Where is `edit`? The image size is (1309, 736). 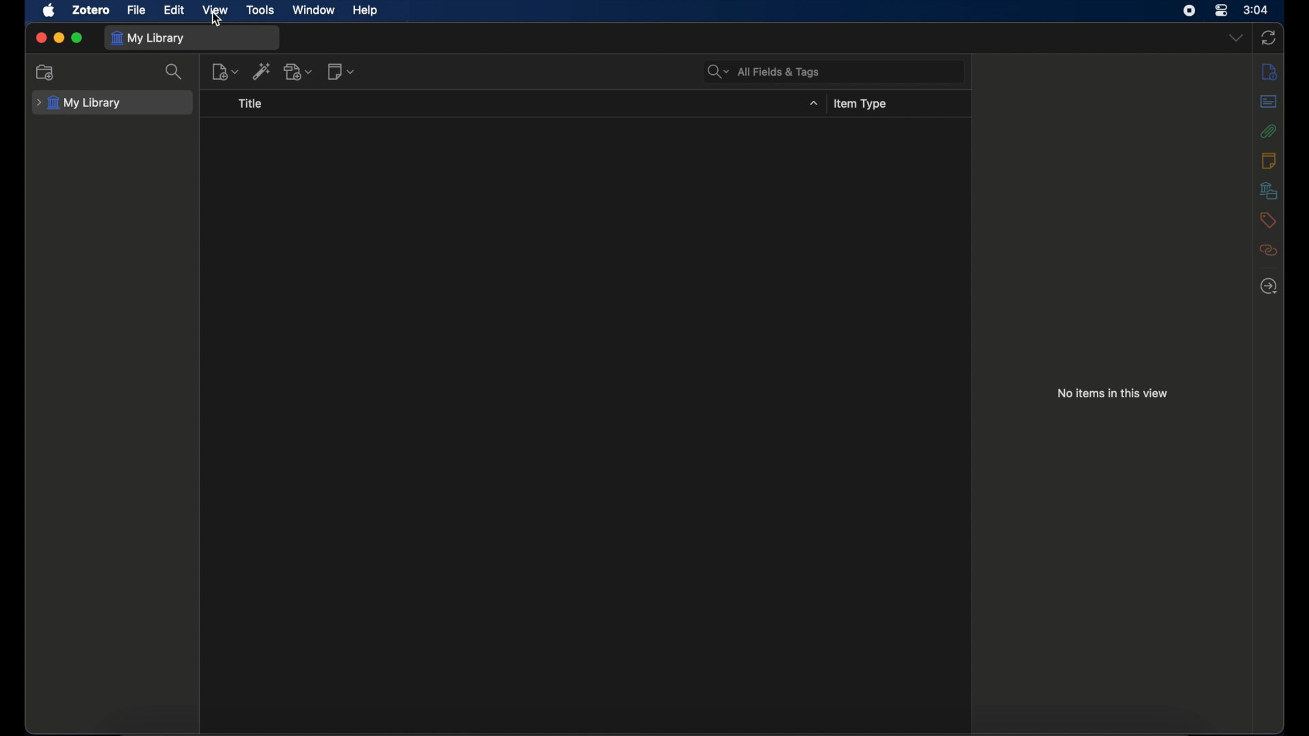 edit is located at coordinates (176, 9).